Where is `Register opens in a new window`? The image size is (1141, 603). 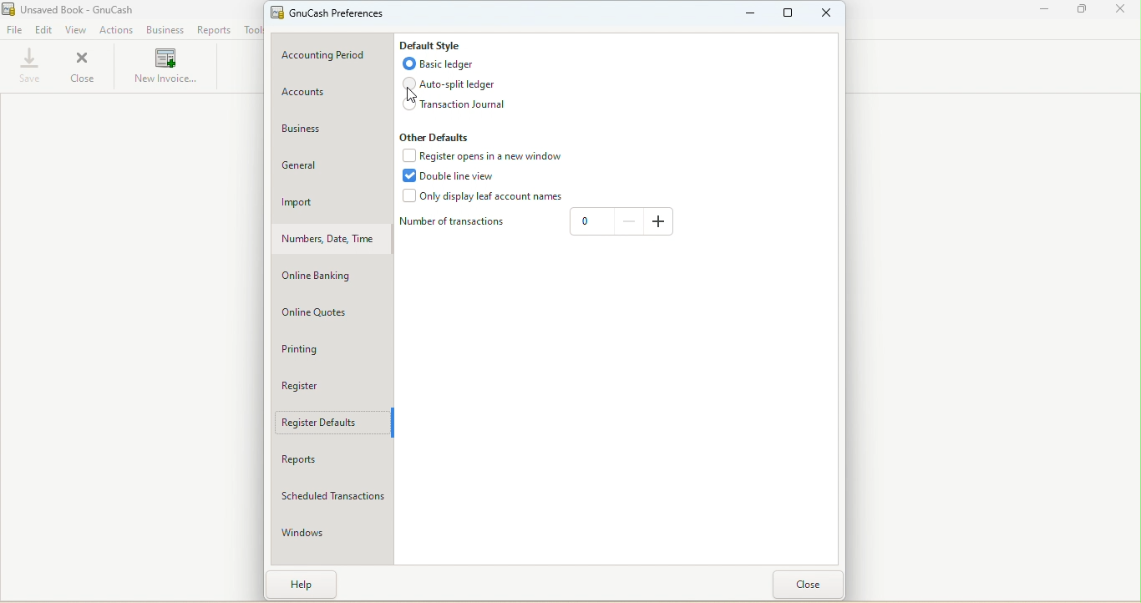
Register opens in a new window is located at coordinates (503, 155).